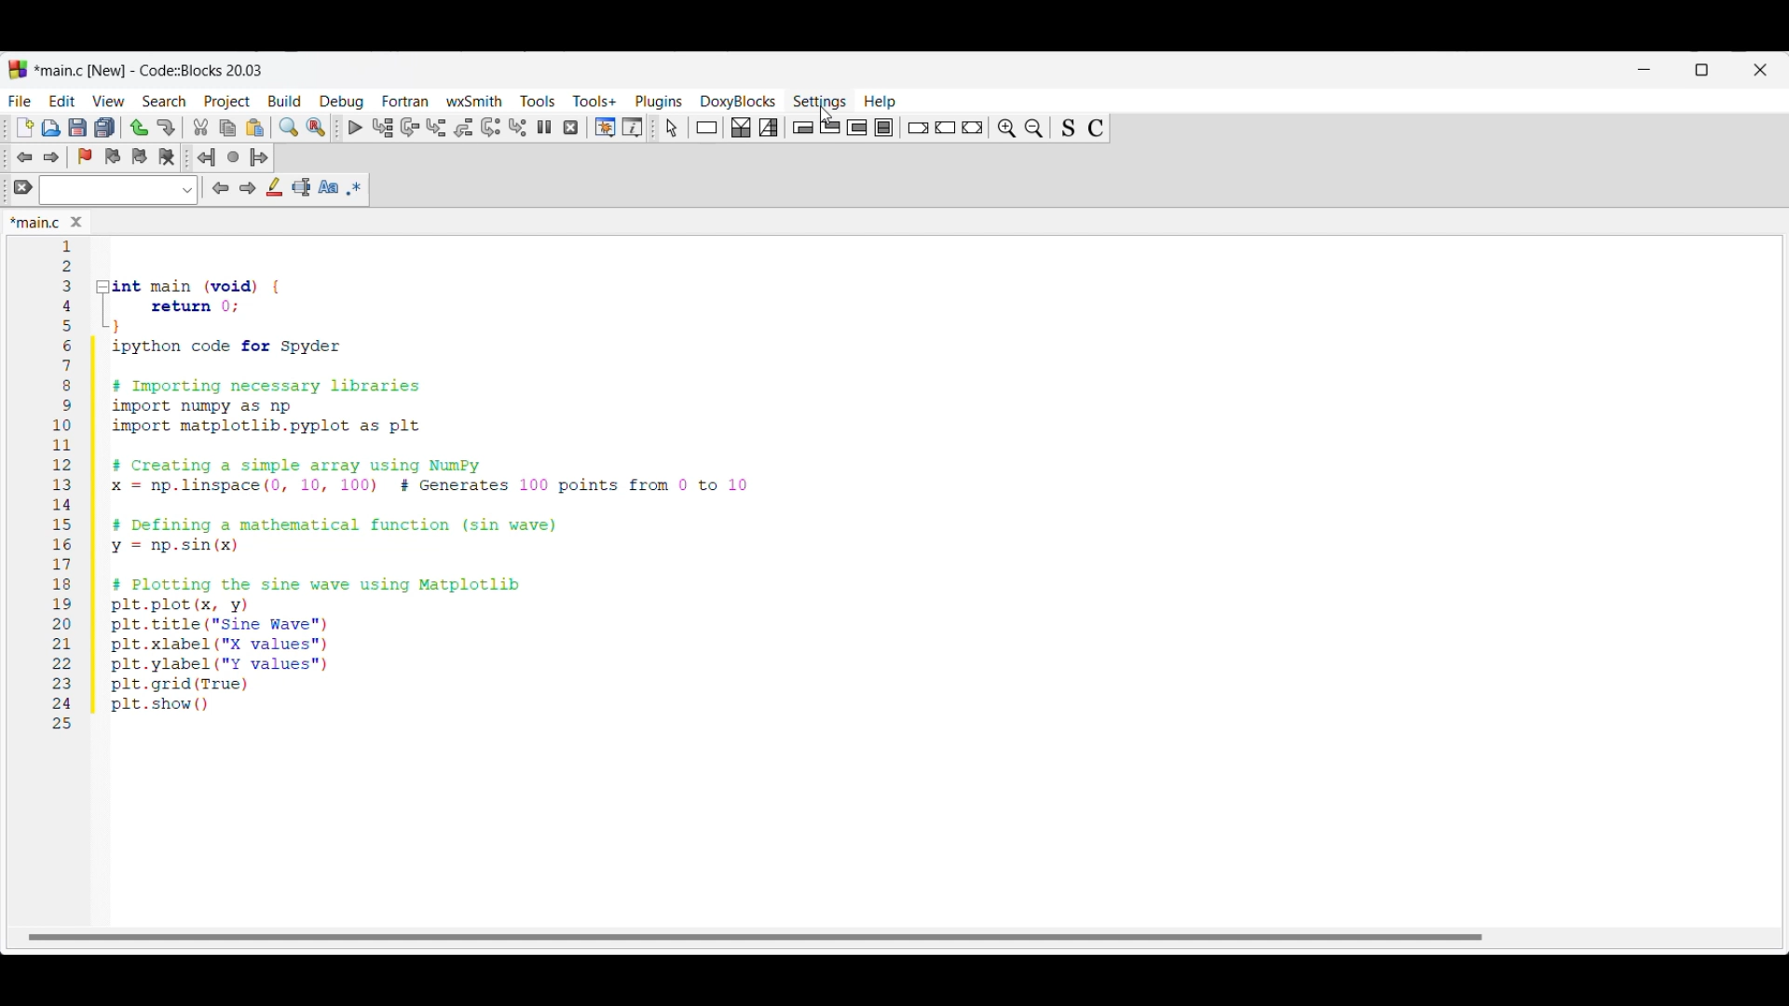 The image size is (1789, 1006). Describe the element at coordinates (881, 102) in the screenshot. I see `Help menu` at that location.